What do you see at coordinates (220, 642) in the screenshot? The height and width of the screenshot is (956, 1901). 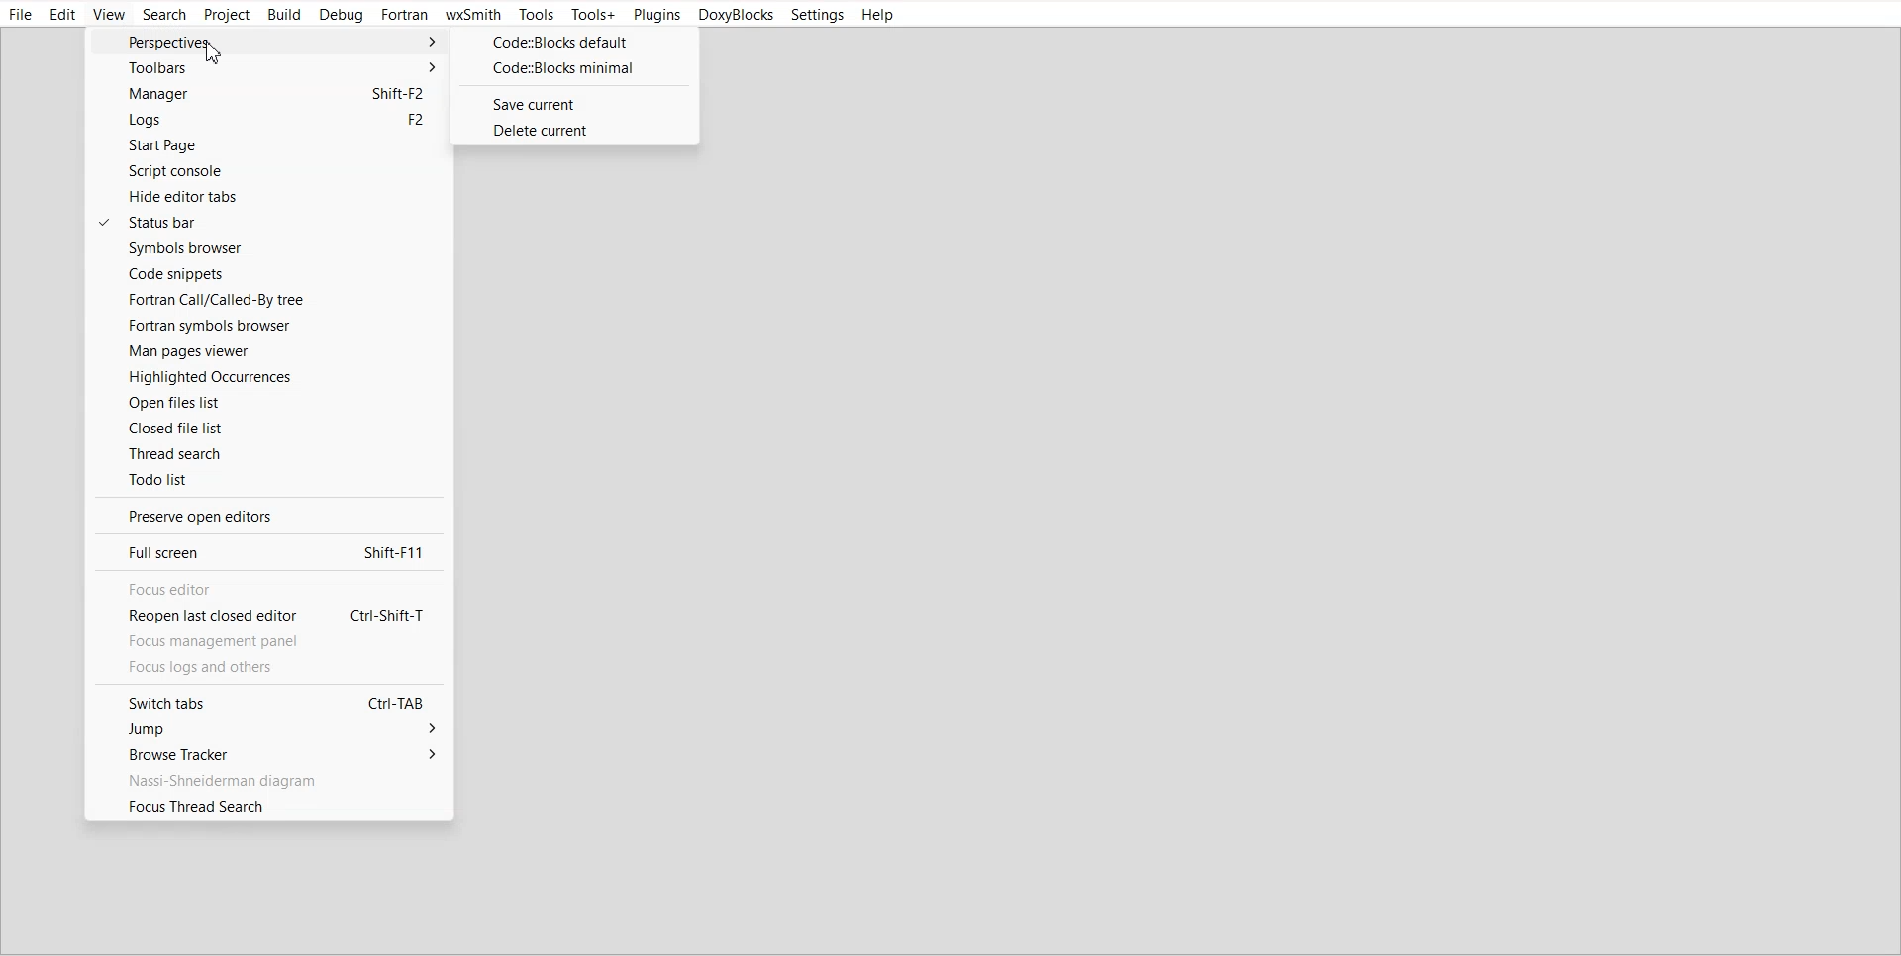 I see `Focus management panel` at bounding box center [220, 642].